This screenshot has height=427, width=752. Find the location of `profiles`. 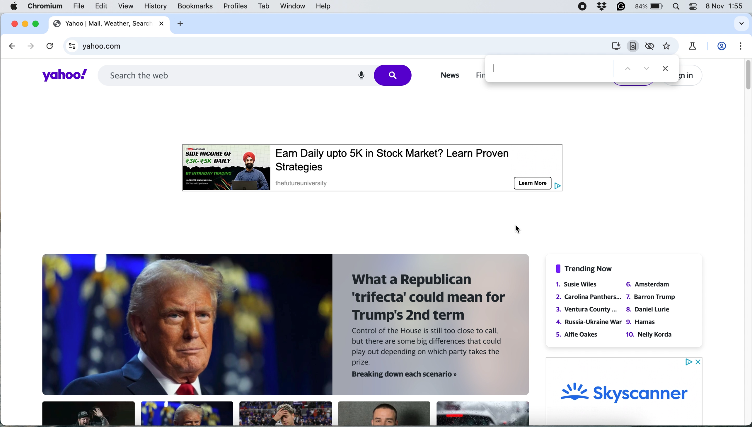

profiles is located at coordinates (237, 6).